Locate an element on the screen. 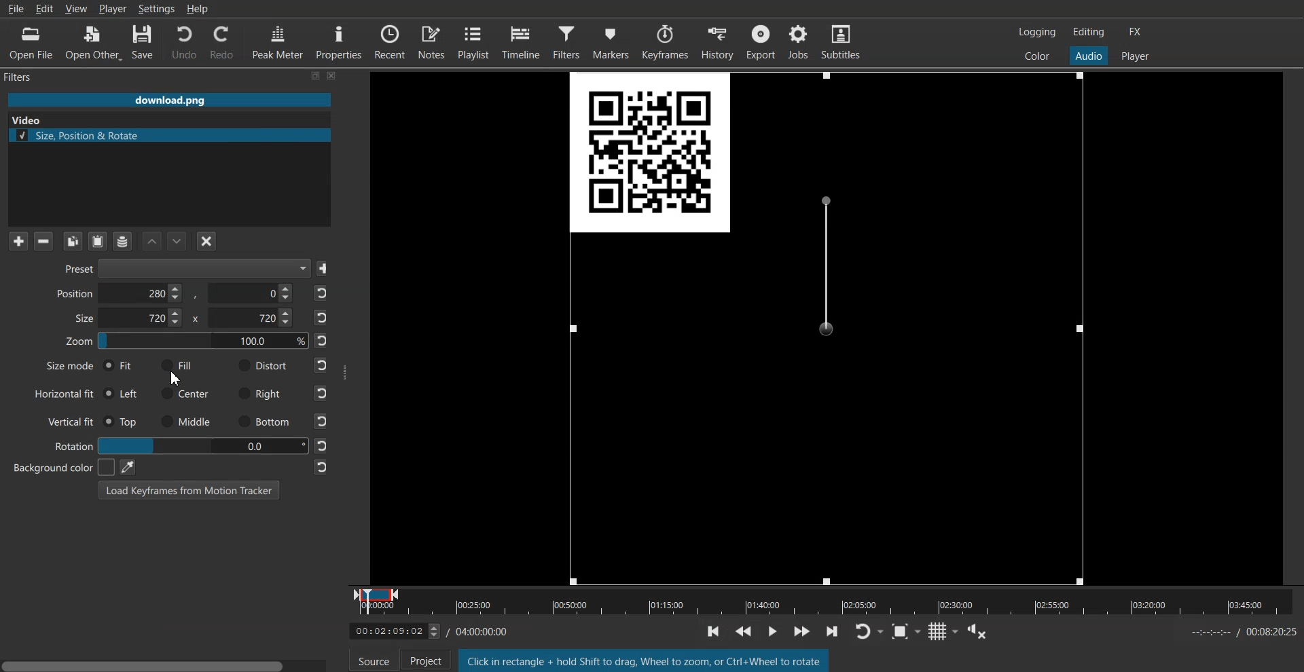 The image size is (1304, 672). Switch to the color layout is located at coordinates (1038, 56).